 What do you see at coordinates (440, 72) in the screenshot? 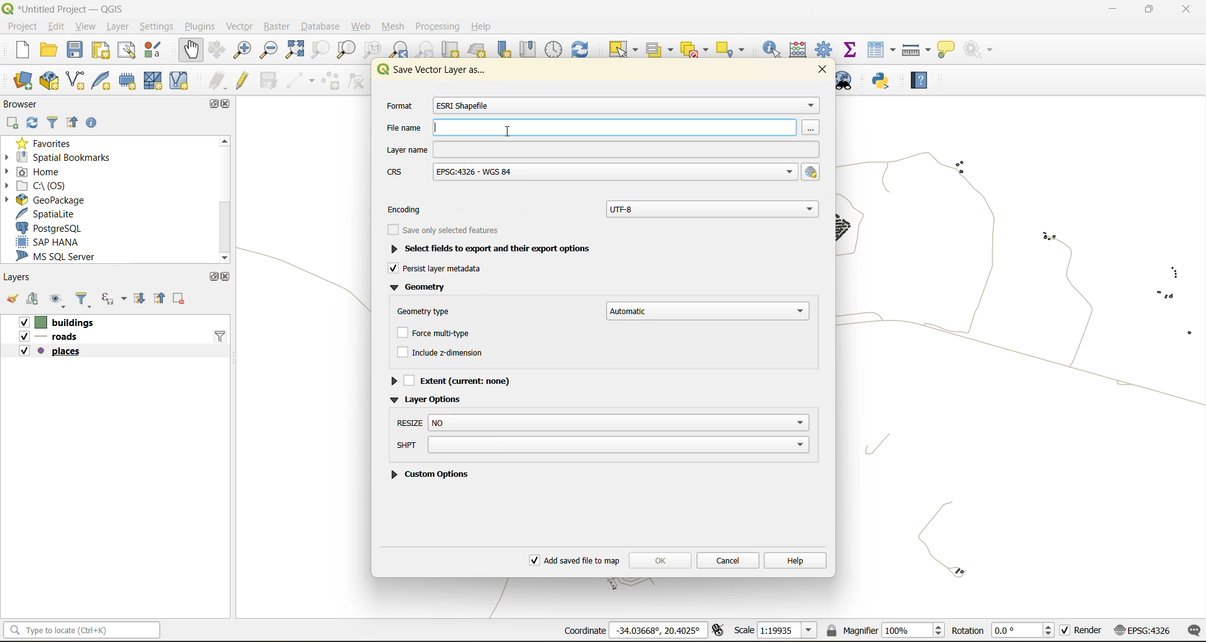
I see `save vector layer as` at bounding box center [440, 72].